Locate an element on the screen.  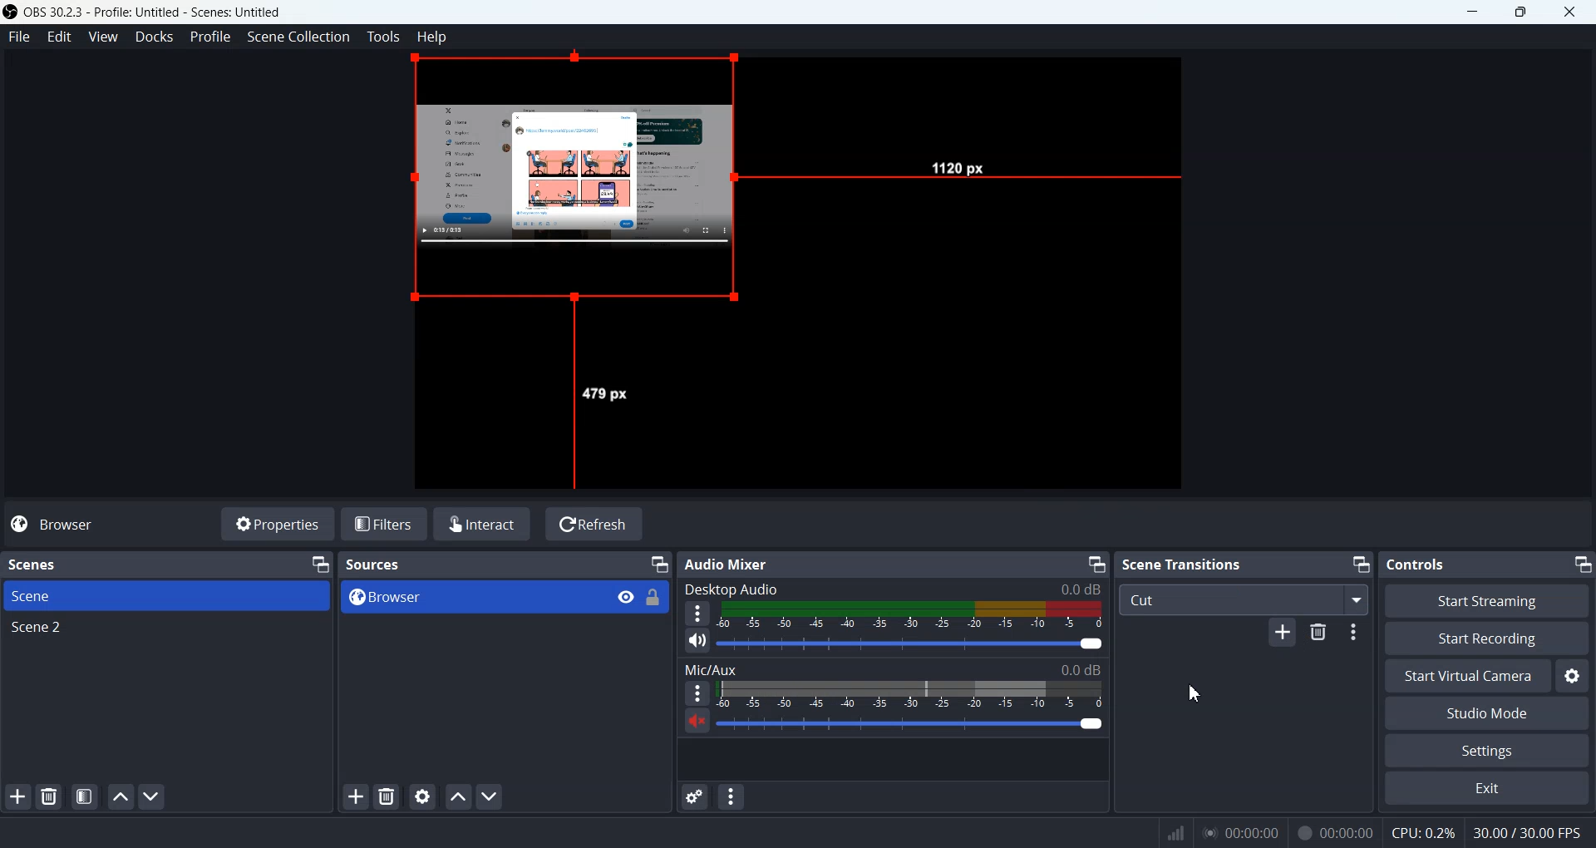
Source is located at coordinates (584, 181).